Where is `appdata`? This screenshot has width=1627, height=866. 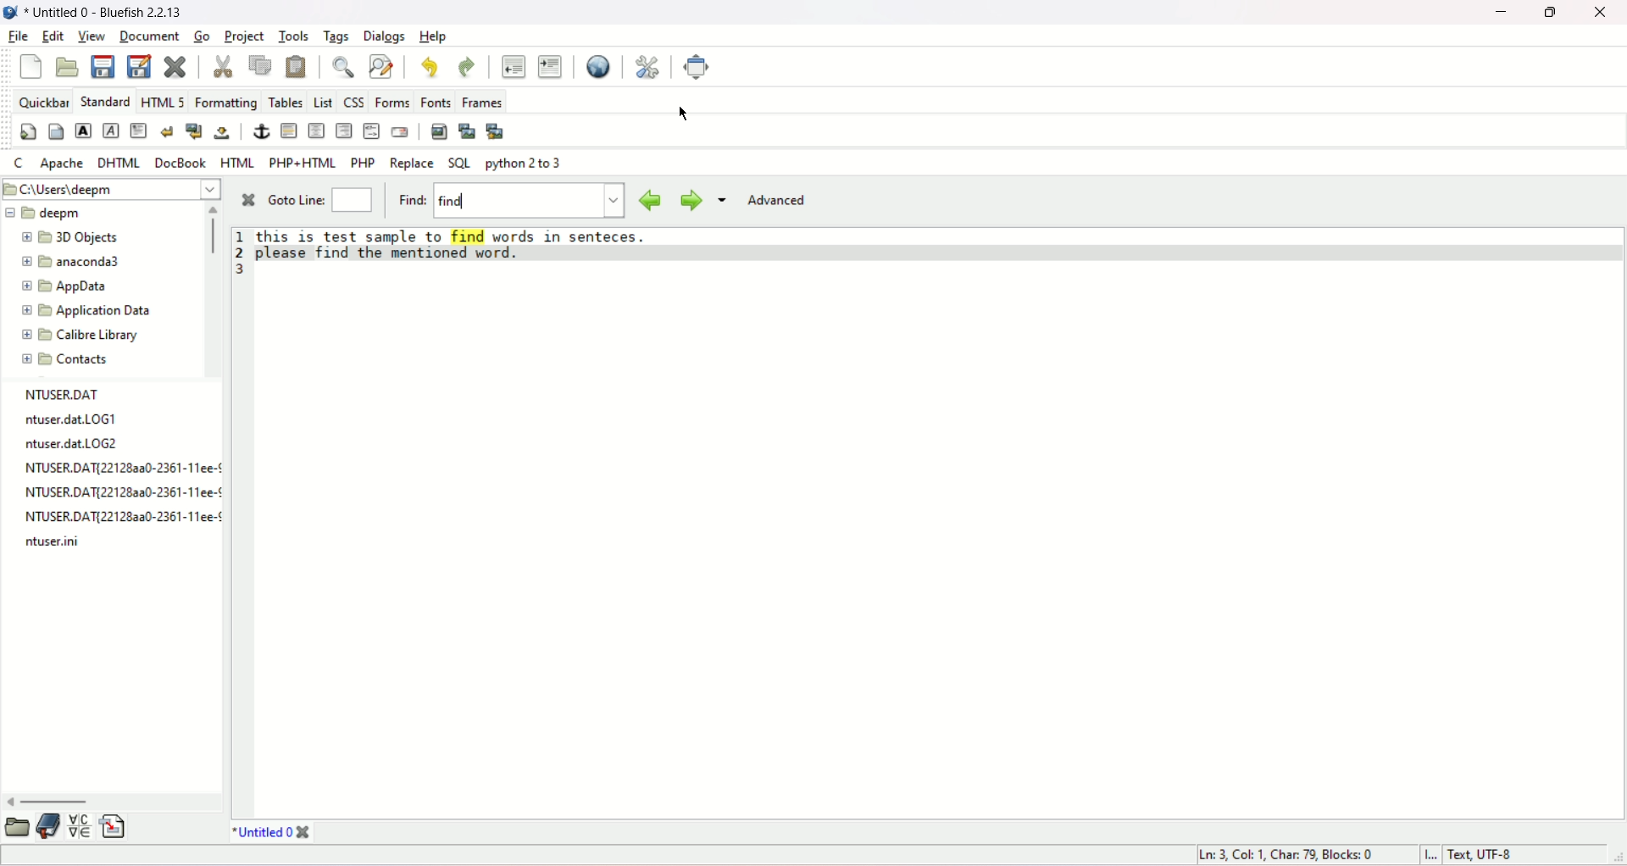 appdata is located at coordinates (69, 287).